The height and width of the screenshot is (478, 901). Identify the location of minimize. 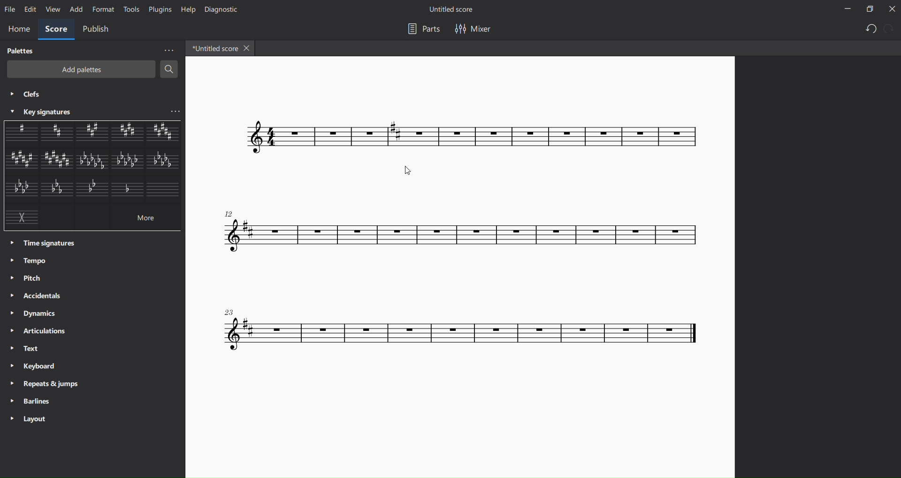
(847, 8).